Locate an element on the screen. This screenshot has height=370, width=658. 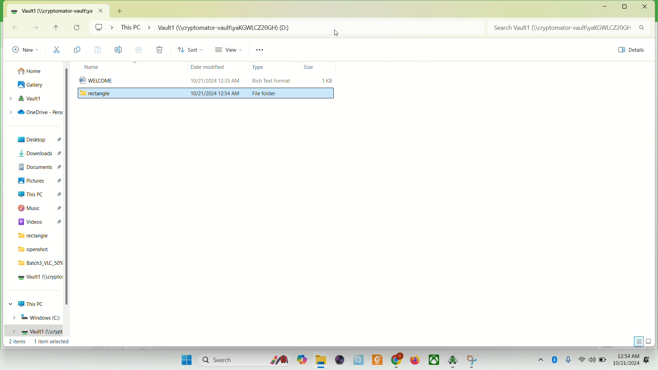
Rectangle file  10/21/2024 12:54AM File folder is located at coordinates (206, 95).